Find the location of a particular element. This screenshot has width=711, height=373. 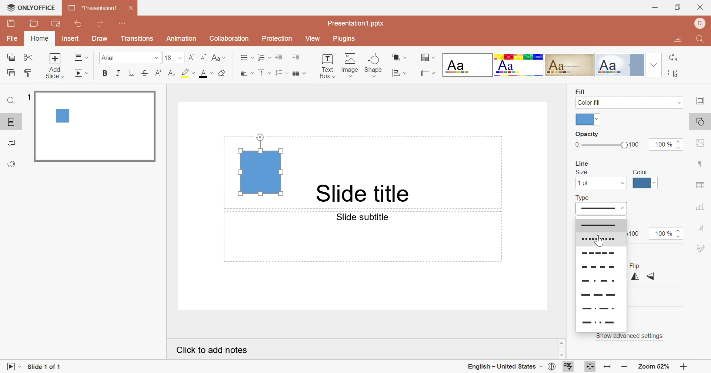

Decrease Indent is located at coordinates (280, 57).